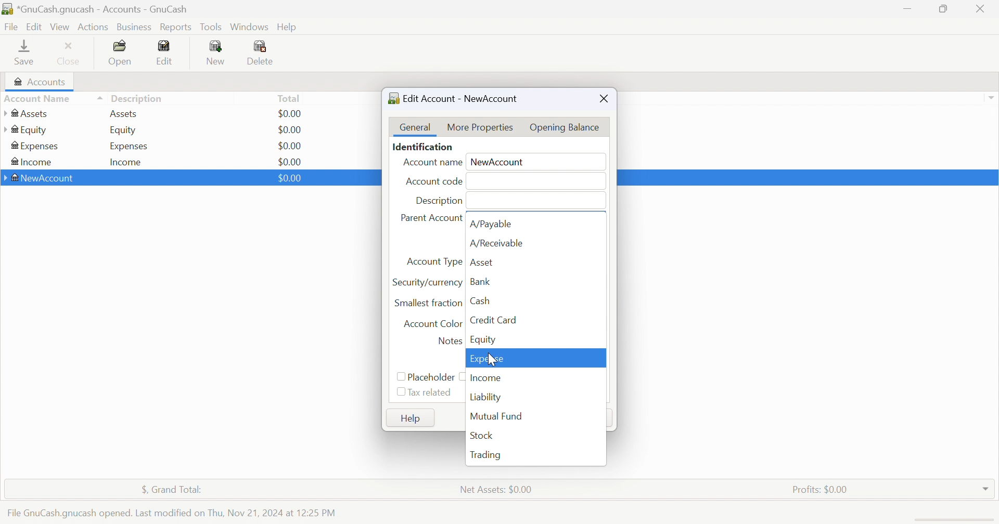 This screenshot has height=524, width=999. Describe the element at coordinates (991, 98) in the screenshot. I see `Drop Down` at that location.